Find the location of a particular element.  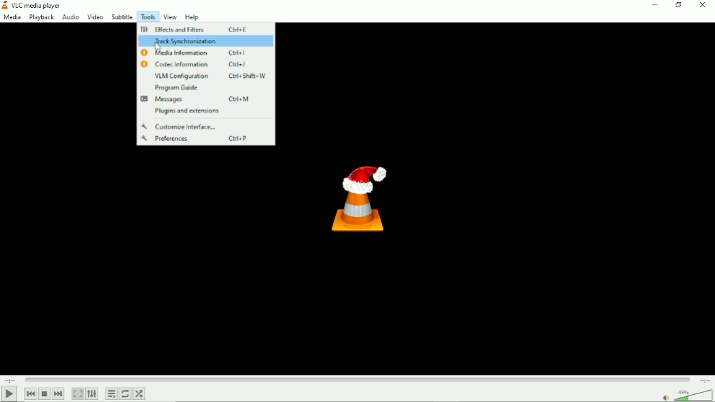

VLM Configuration is located at coordinates (206, 76).